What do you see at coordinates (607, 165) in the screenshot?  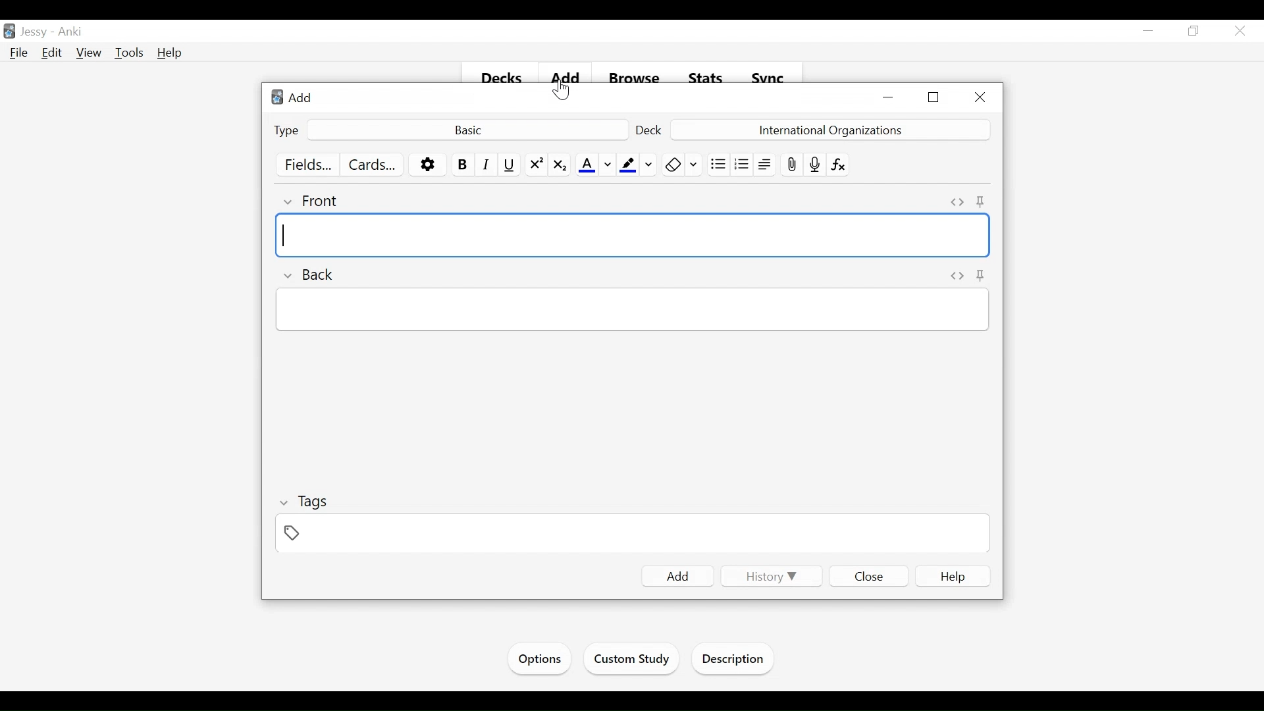 I see `Change color` at bounding box center [607, 165].